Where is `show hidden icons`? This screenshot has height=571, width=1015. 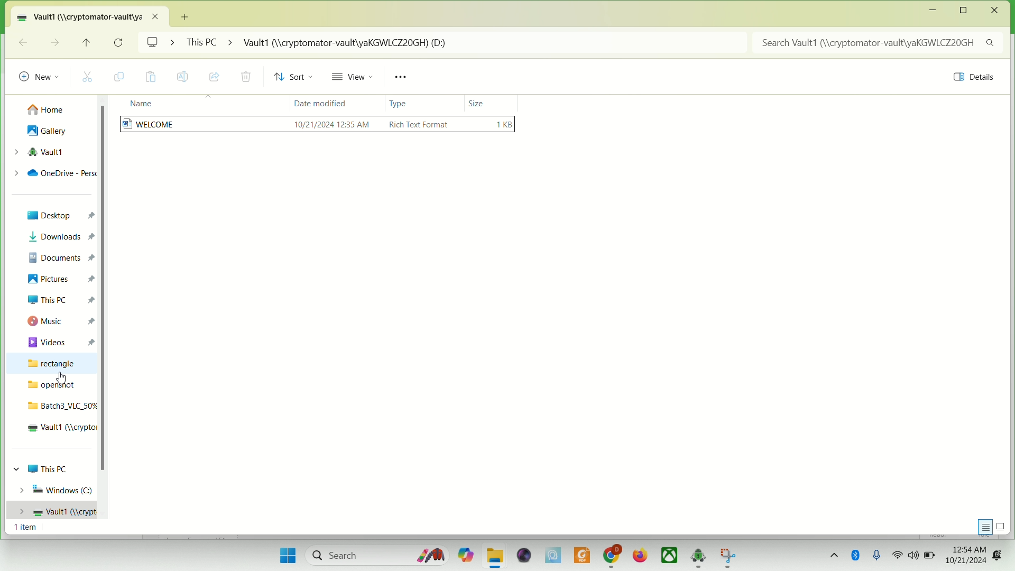 show hidden icons is located at coordinates (832, 552).